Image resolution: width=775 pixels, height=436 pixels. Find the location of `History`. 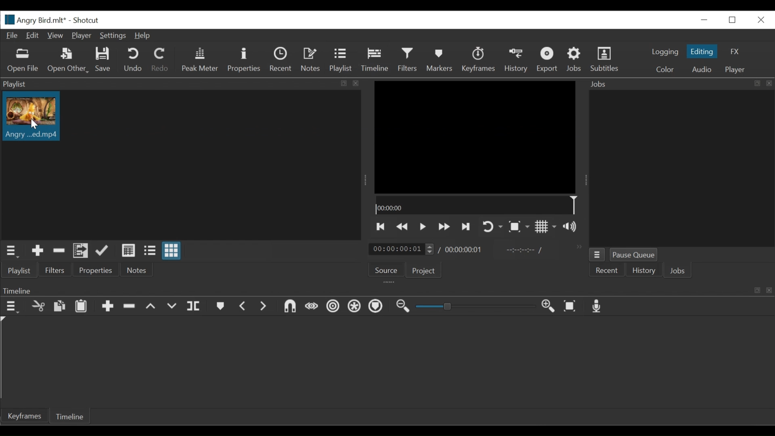

History is located at coordinates (517, 60).